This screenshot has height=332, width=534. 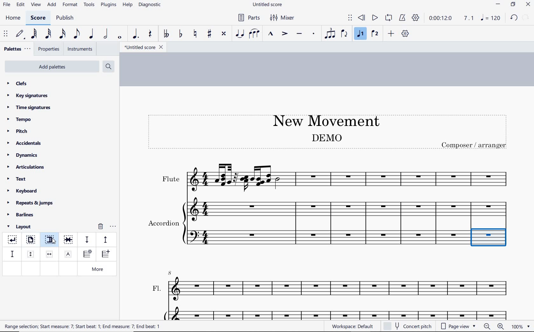 What do you see at coordinates (166, 34) in the screenshot?
I see `toggle double-flat` at bounding box center [166, 34].